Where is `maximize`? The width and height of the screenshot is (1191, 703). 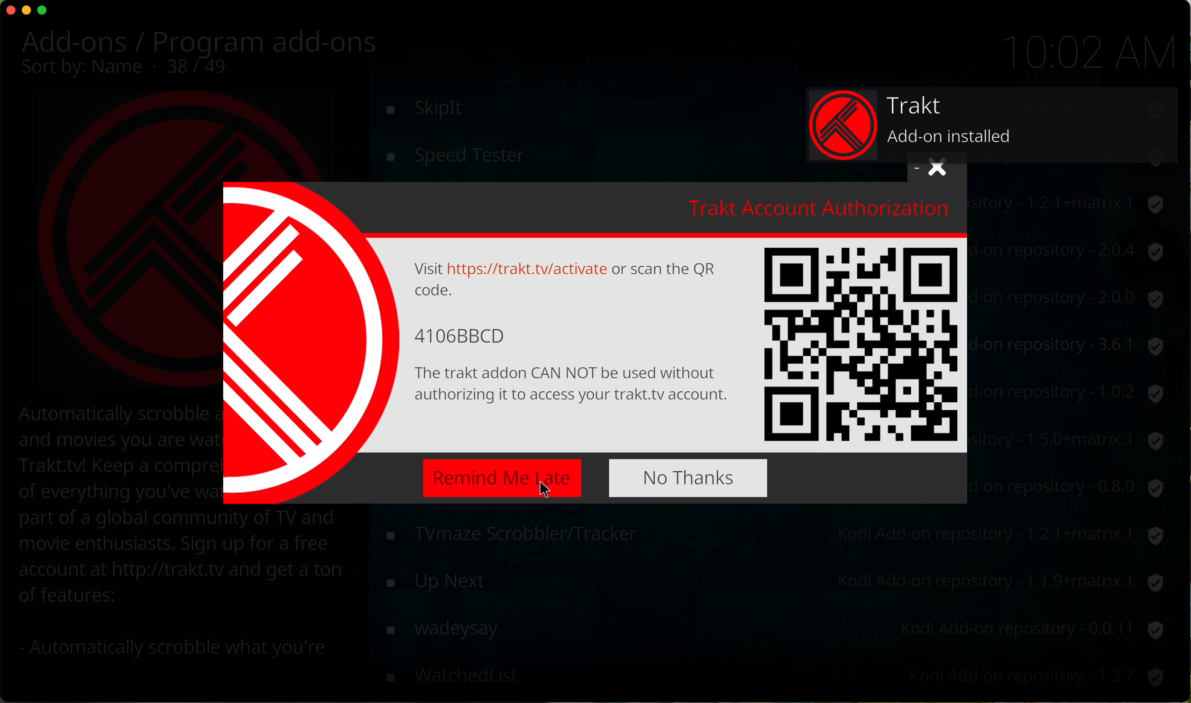 maximize is located at coordinates (44, 12).